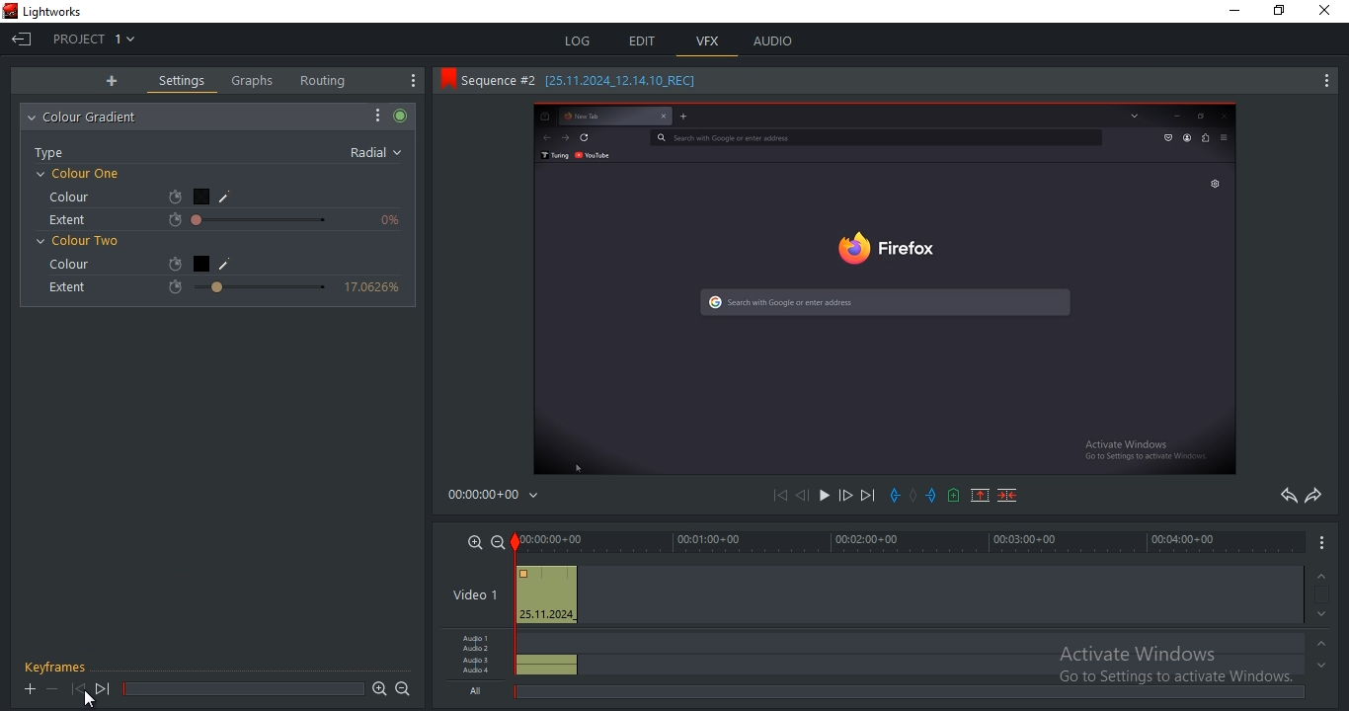  What do you see at coordinates (772, 39) in the screenshot?
I see `audio` at bounding box center [772, 39].